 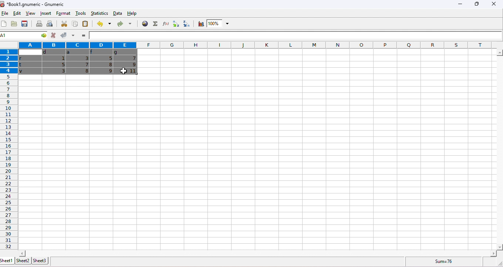 I want to click on maximize, so click(x=476, y=4).